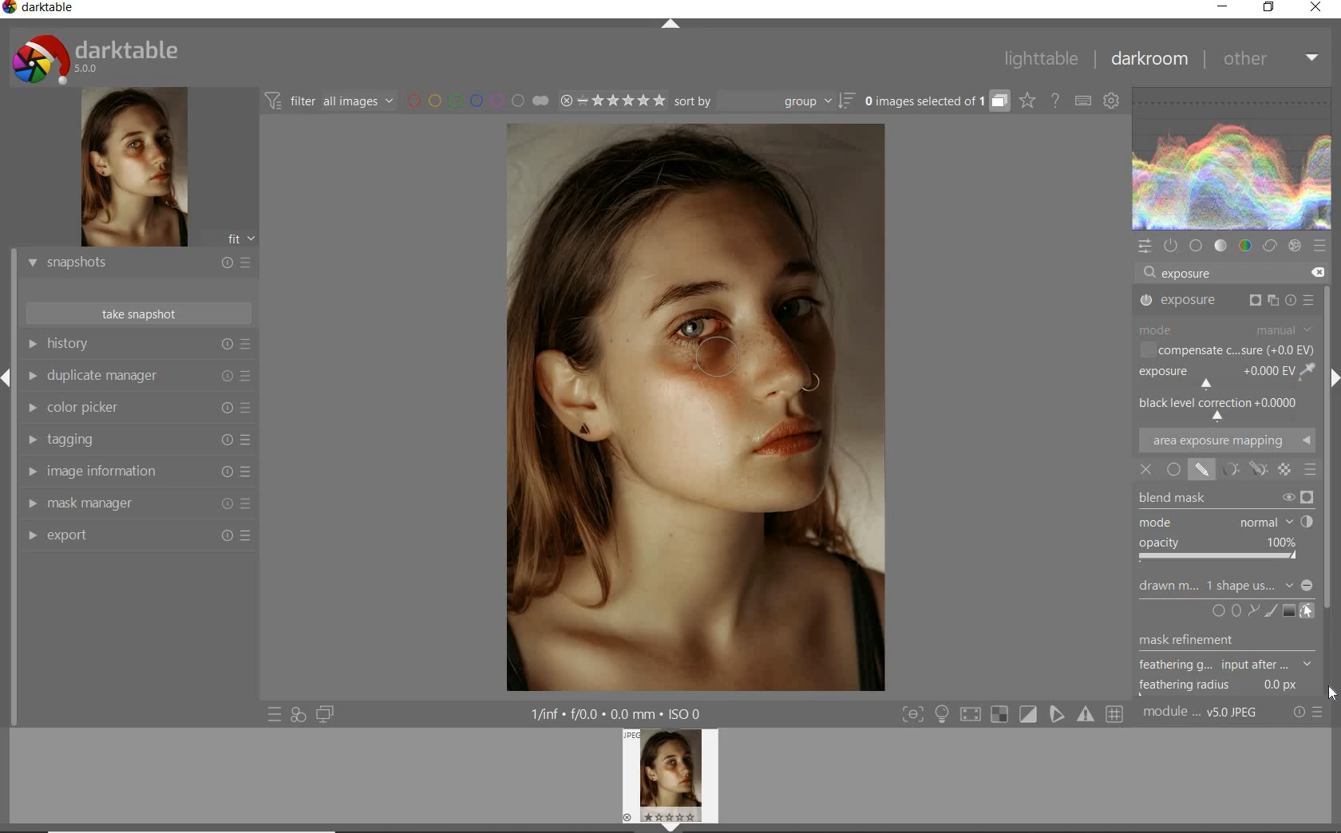 The width and height of the screenshot is (1341, 833). What do you see at coordinates (1211, 714) in the screenshot?
I see `module....V5.0jpeg` at bounding box center [1211, 714].